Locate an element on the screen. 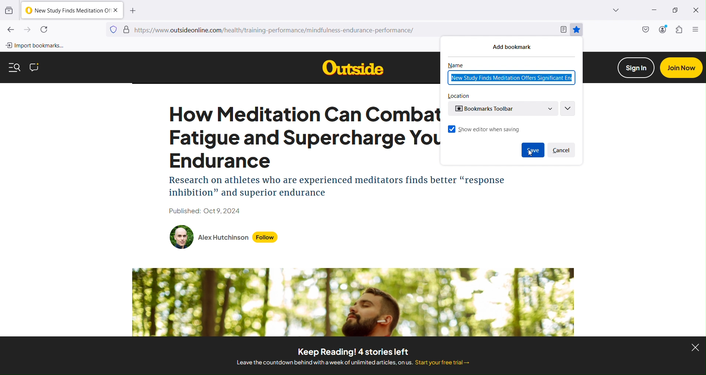 The image size is (706, 375). Join now button is located at coordinates (681, 68).